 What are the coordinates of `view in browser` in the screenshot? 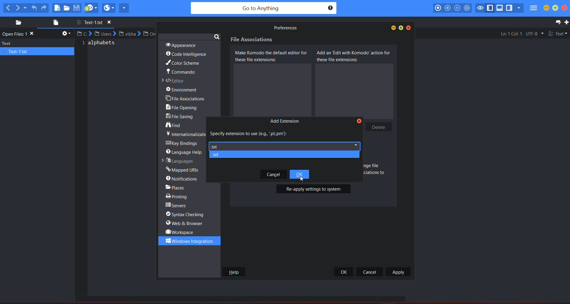 It's located at (109, 8).